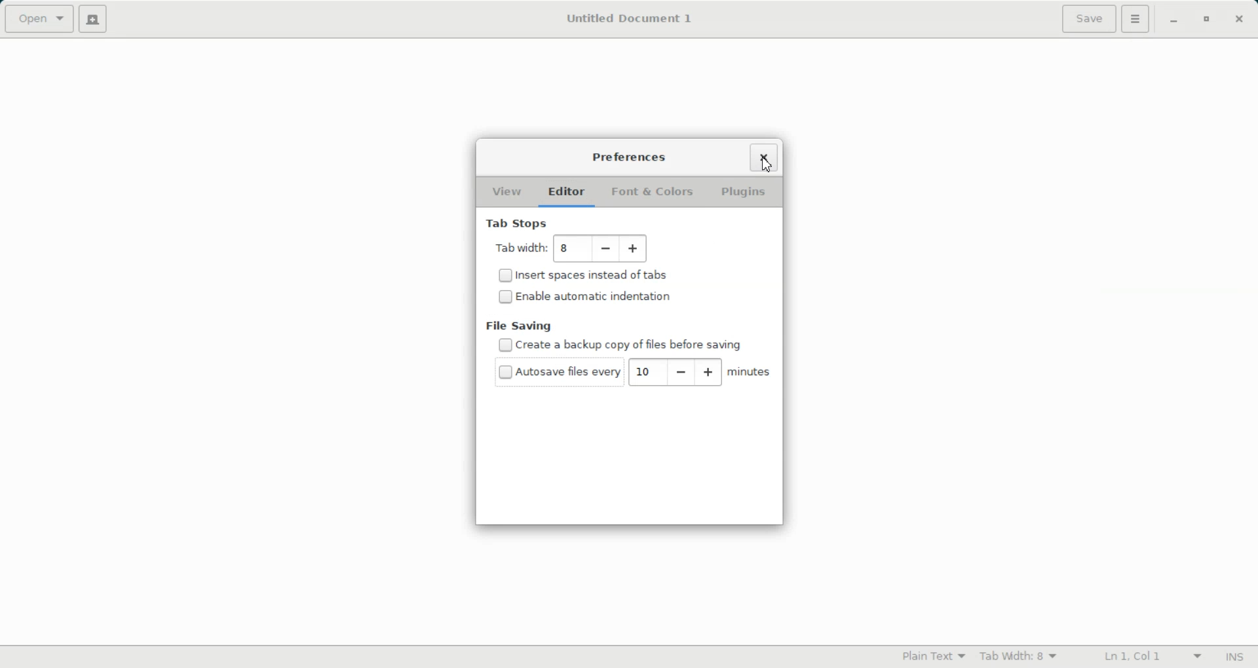 This screenshot has height=668, width=1258. I want to click on Font & Colors, so click(652, 194).